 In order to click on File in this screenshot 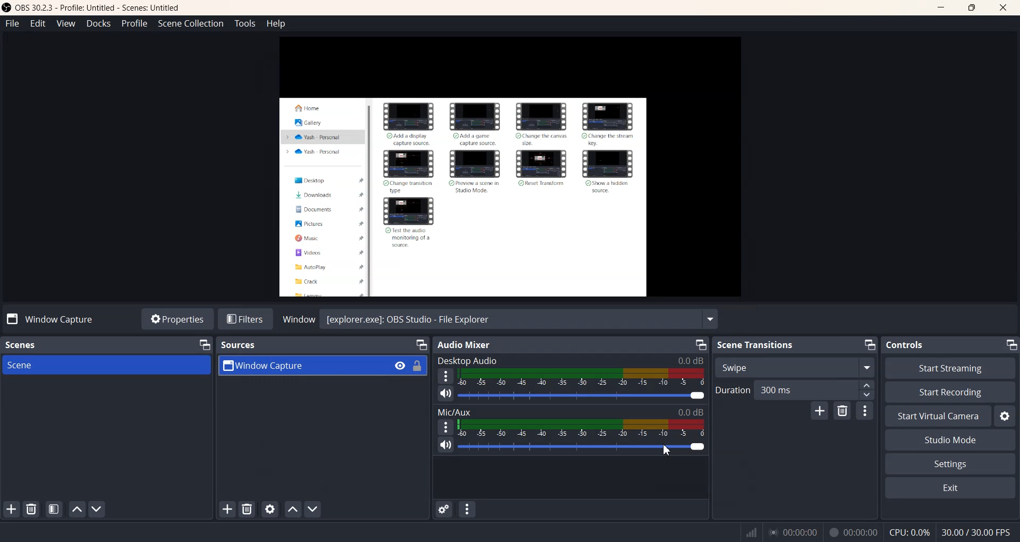, I will do `click(12, 23)`.